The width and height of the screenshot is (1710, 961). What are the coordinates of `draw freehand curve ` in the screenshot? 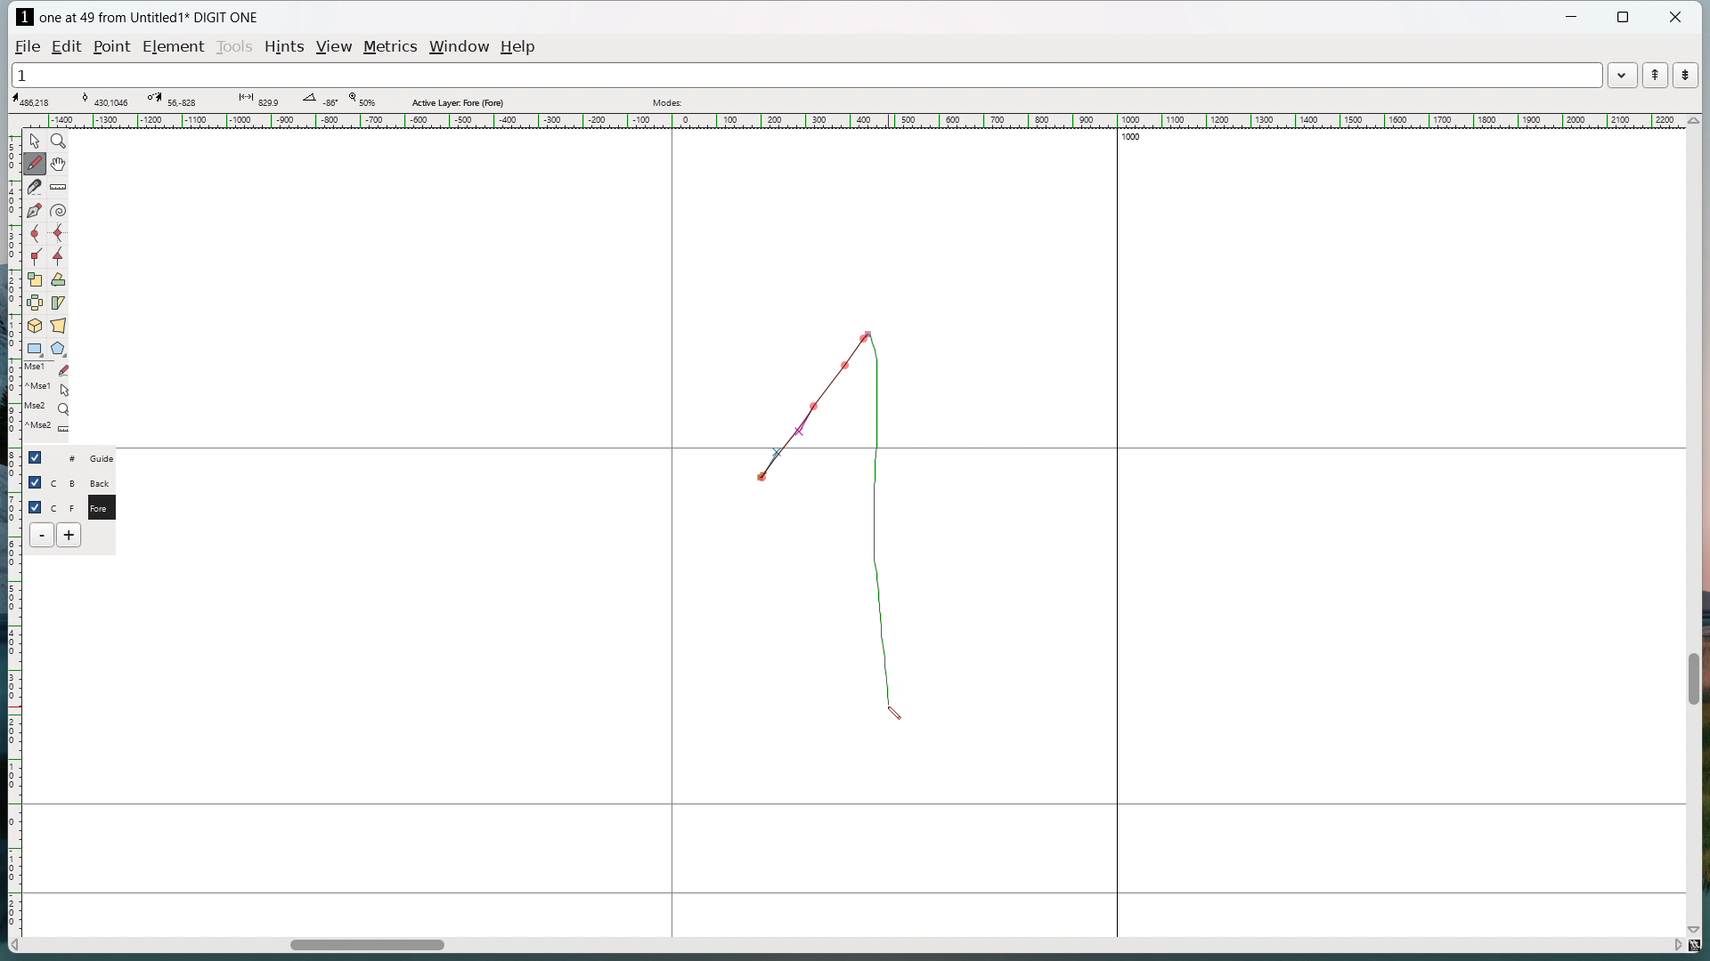 It's located at (37, 163).